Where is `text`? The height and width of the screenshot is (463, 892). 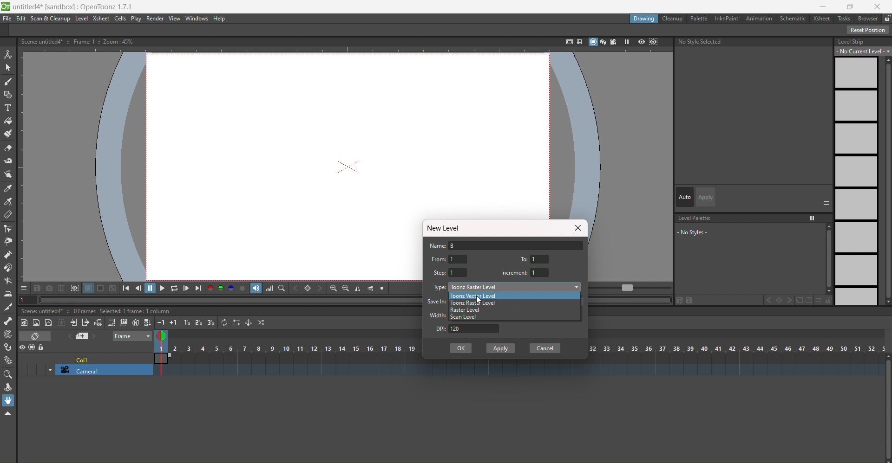
text is located at coordinates (97, 311).